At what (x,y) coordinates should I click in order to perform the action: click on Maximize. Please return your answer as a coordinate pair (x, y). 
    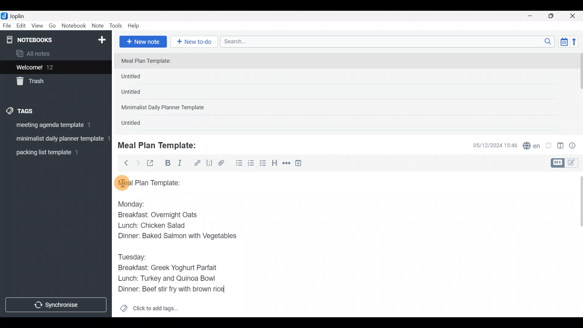
    Looking at the image, I should click on (555, 16).